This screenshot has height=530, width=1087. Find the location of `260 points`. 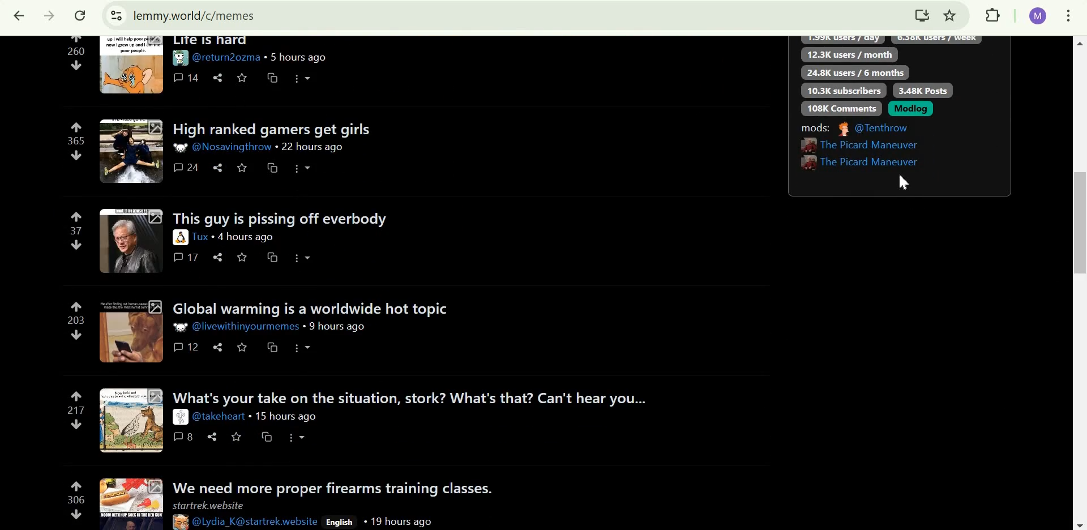

260 points is located at coordinates (76, 51).